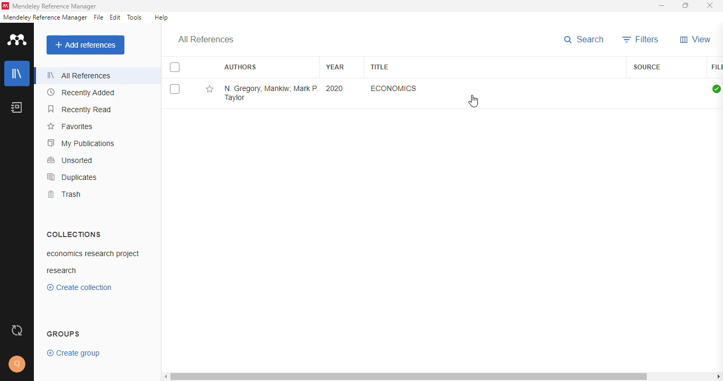 This screenshot has width=723, height=381. What do you see at coordinates (17, 73) in the screenshot?
I see `library` at bounding box center [17, 73].